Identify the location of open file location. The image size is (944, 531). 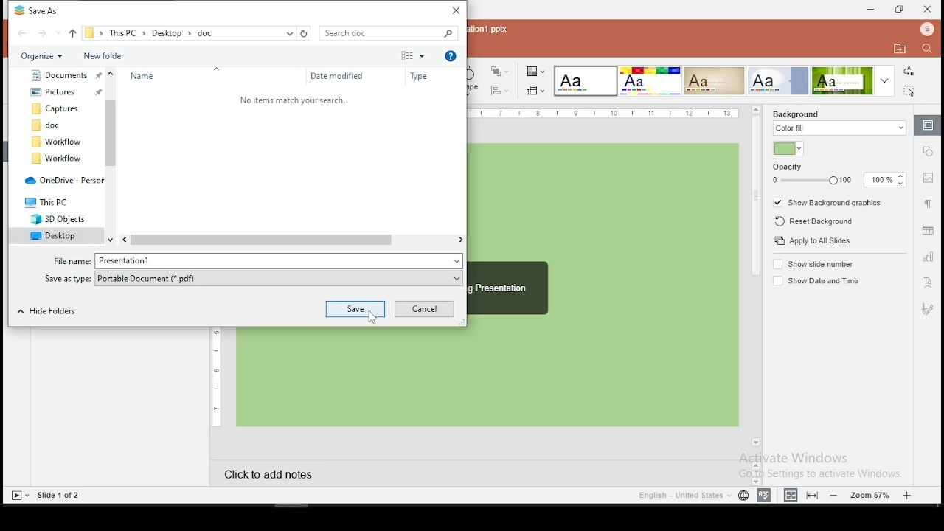
(900, 49).